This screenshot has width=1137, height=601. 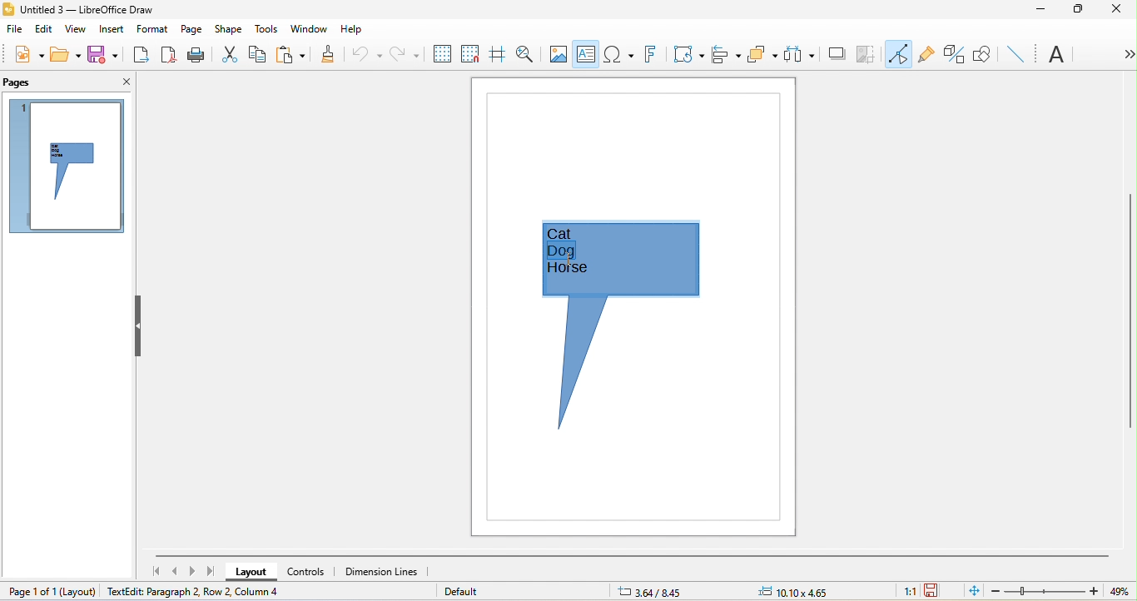 What do you see at coordinates (195, 570) in the screenshot?
I see `next page` at bounding box center [195, 570].